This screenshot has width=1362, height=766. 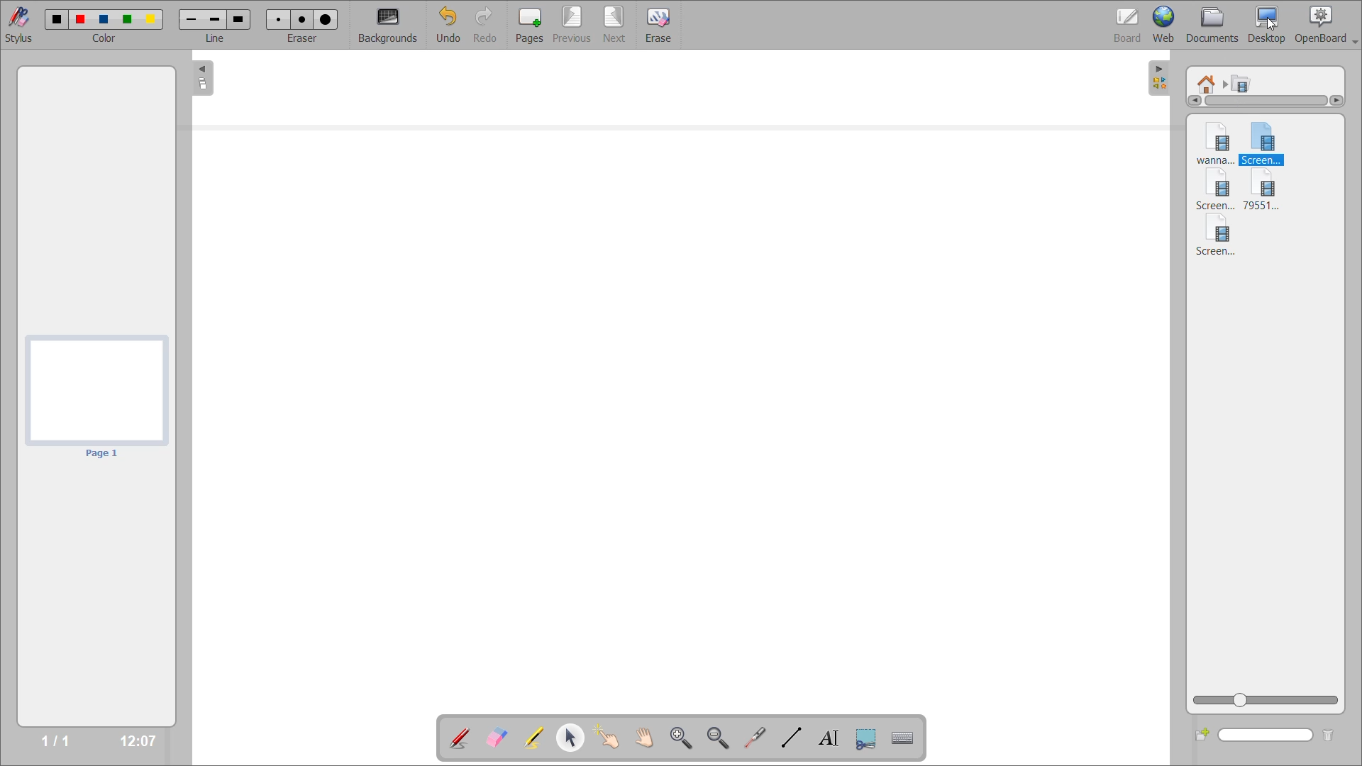 What do you see at coordinates (109, 40) in the screenshot?
I see `color ` at bounding box center [109, 40].